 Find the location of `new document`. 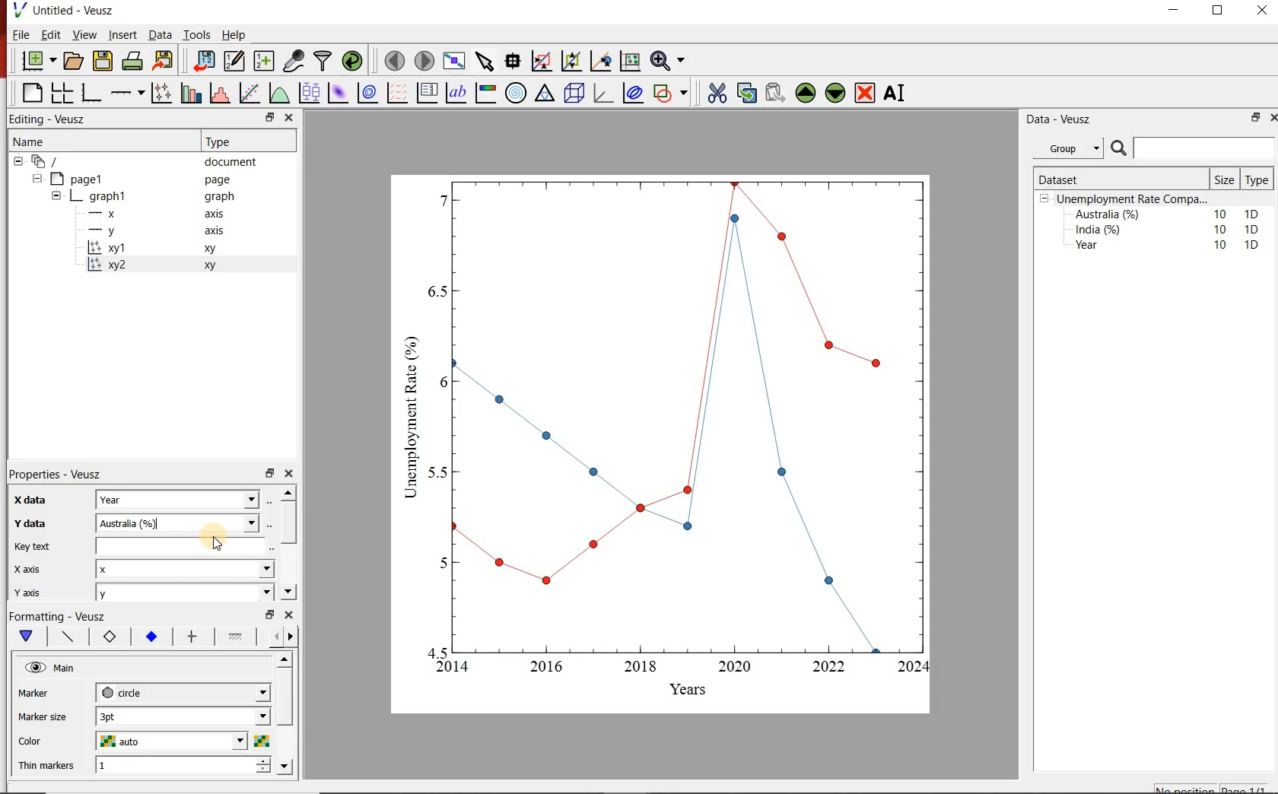

new document is located at coordinates (40, 60).